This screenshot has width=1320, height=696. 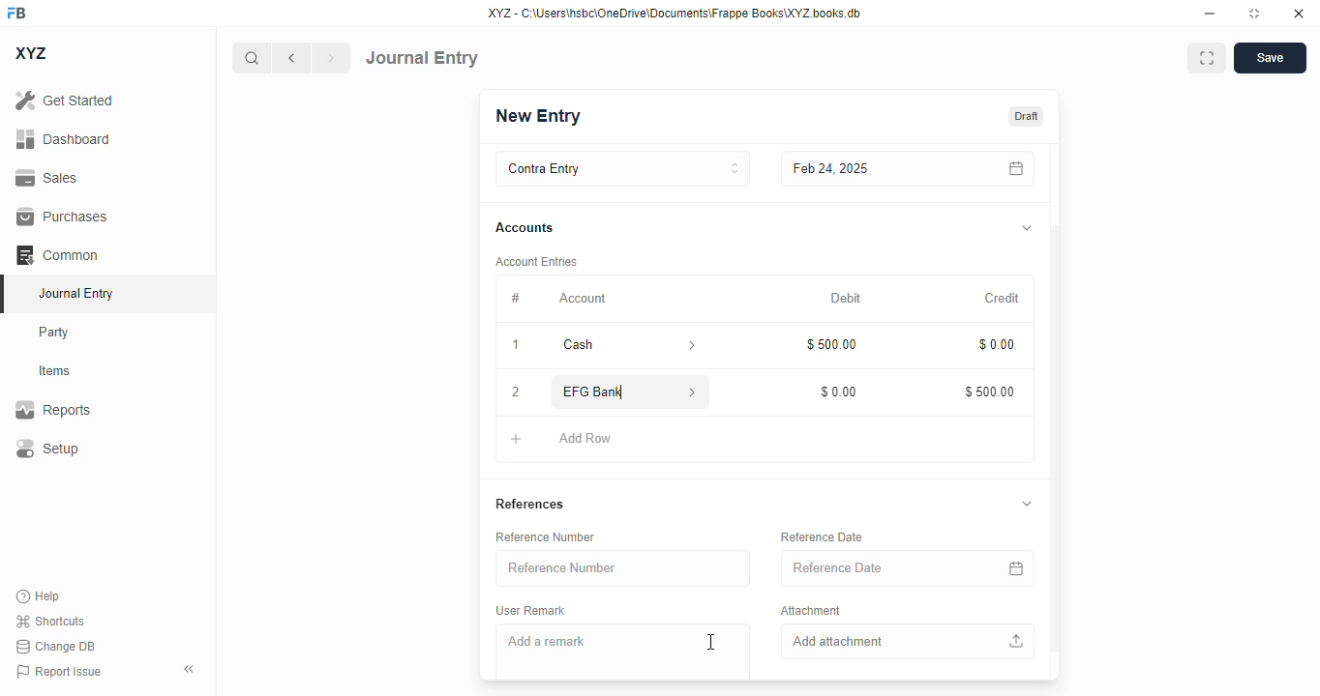 What do you see at coordinates (600, 391) in the screenshot?
I see `EFG Bank` at bounding box center [600, 391].